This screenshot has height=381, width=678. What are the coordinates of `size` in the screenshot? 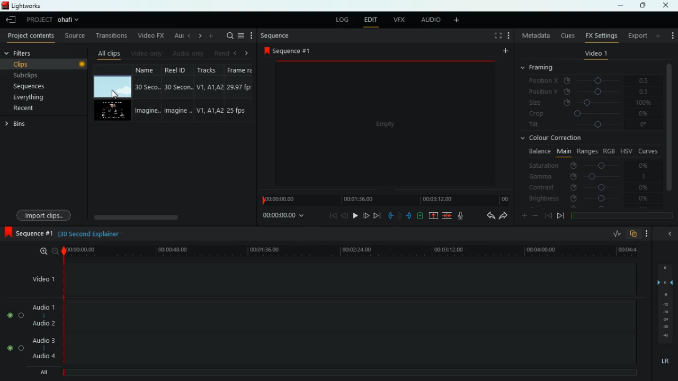 It's located at (590, 103).